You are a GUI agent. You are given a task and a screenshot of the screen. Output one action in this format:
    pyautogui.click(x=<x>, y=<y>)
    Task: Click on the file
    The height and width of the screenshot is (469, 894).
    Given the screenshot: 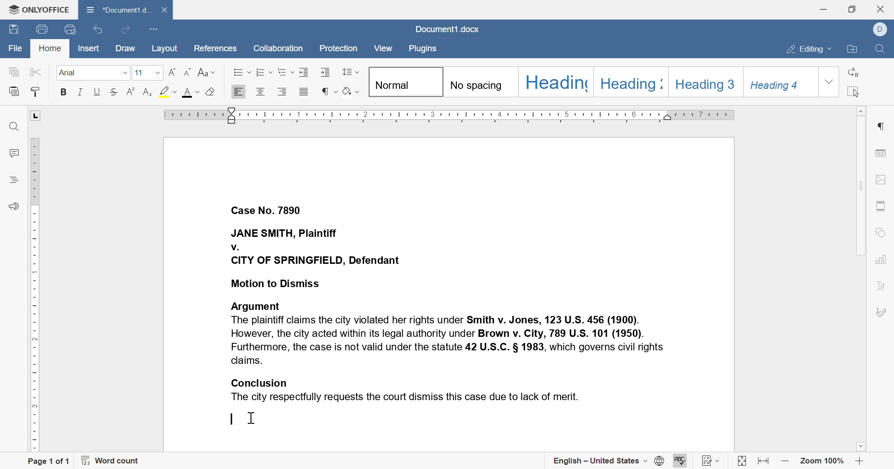 What is the action you would take?
    pyautogui.click(x=14, y=47)
    